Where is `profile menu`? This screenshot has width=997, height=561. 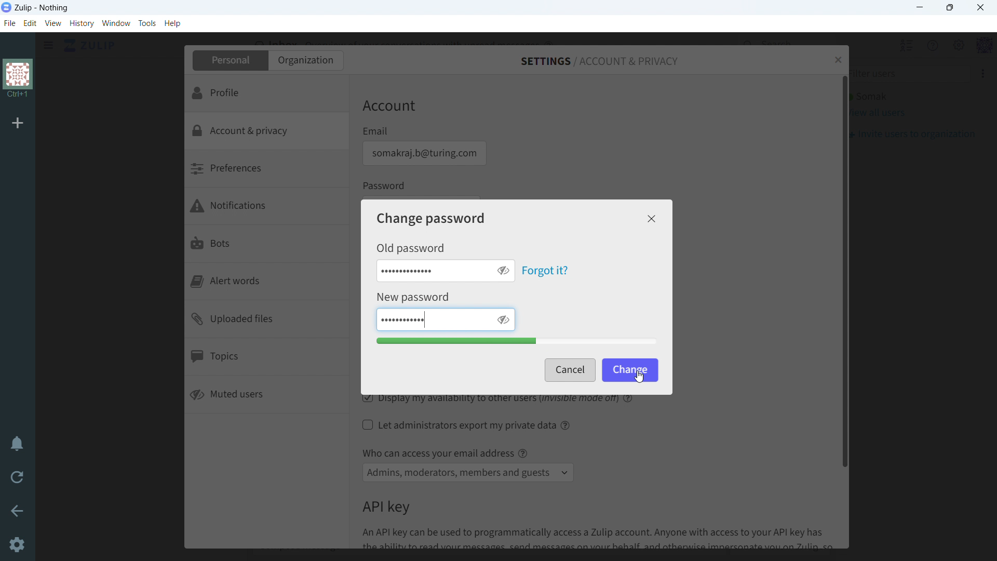 profile menu is located at coordinates (985, 46).